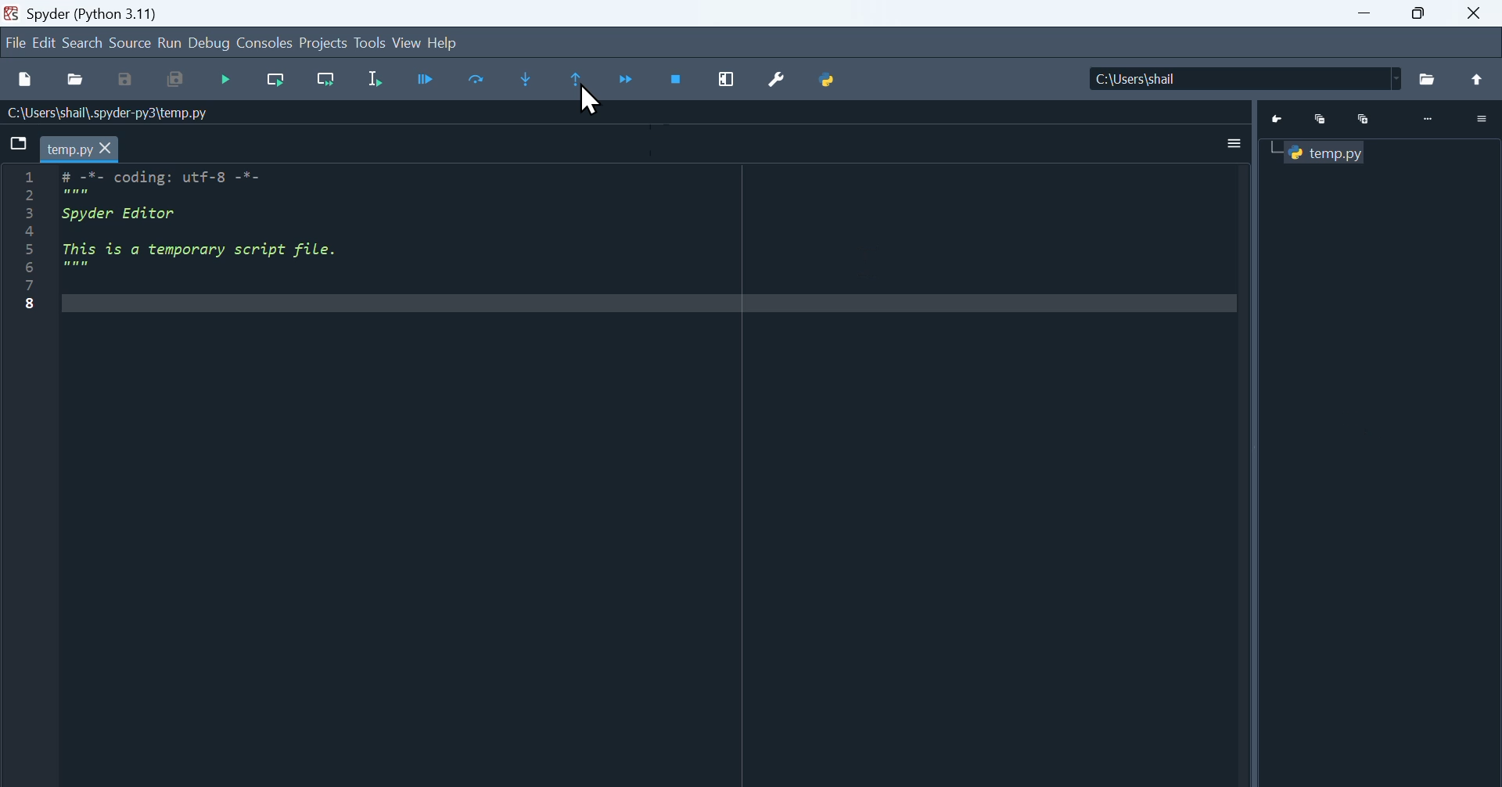  I want to click on Step in to function, so click(526, 79).